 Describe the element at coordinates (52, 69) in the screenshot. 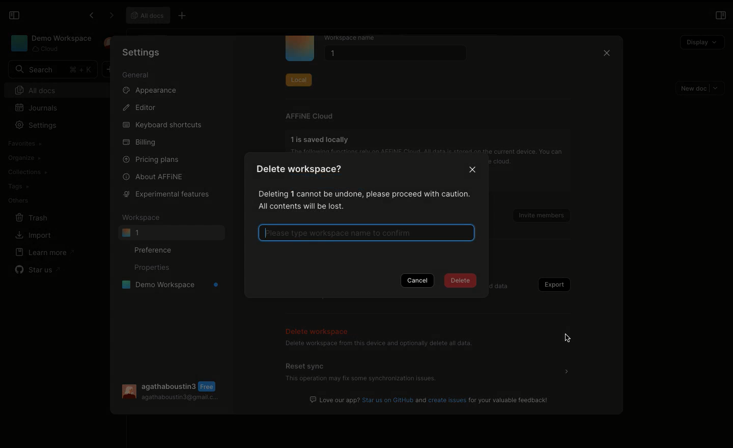

I see `Search` at that location.